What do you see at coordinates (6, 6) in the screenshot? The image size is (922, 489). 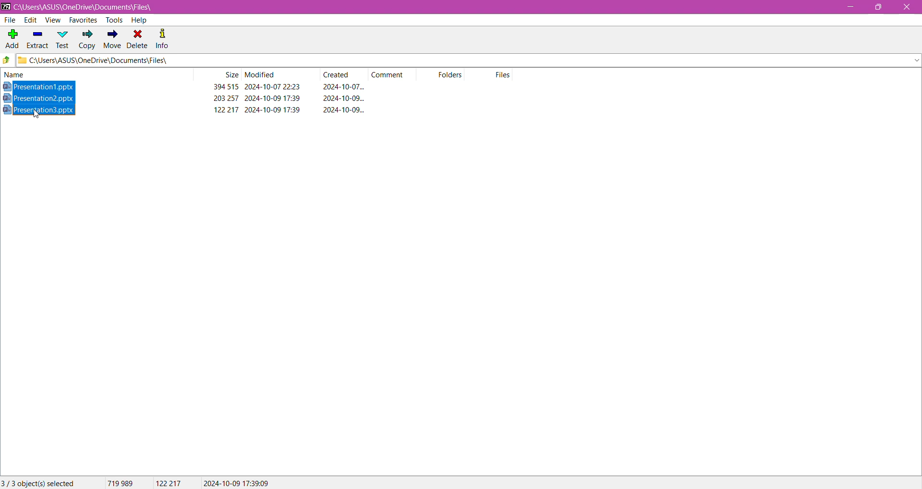 I see `Application Logo` at bounding box center [6, 6].